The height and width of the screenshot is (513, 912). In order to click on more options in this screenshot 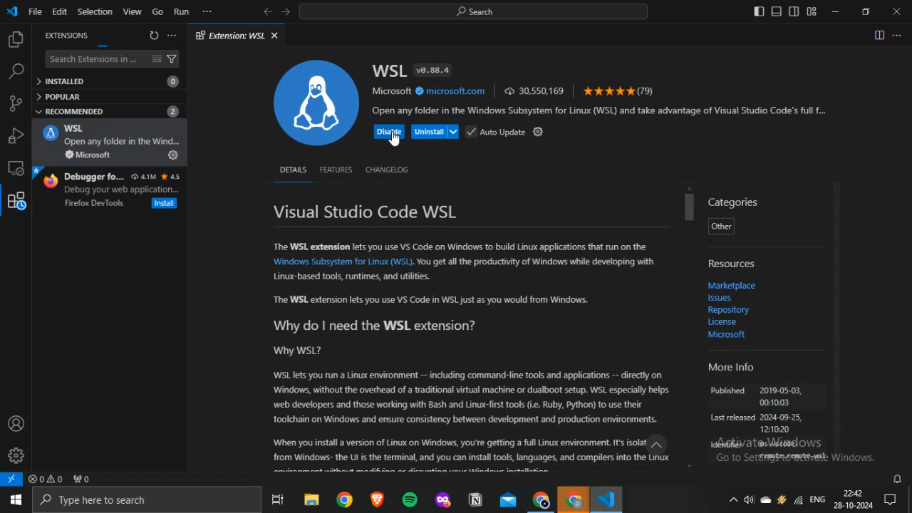, I will do `click(171, 35)`.